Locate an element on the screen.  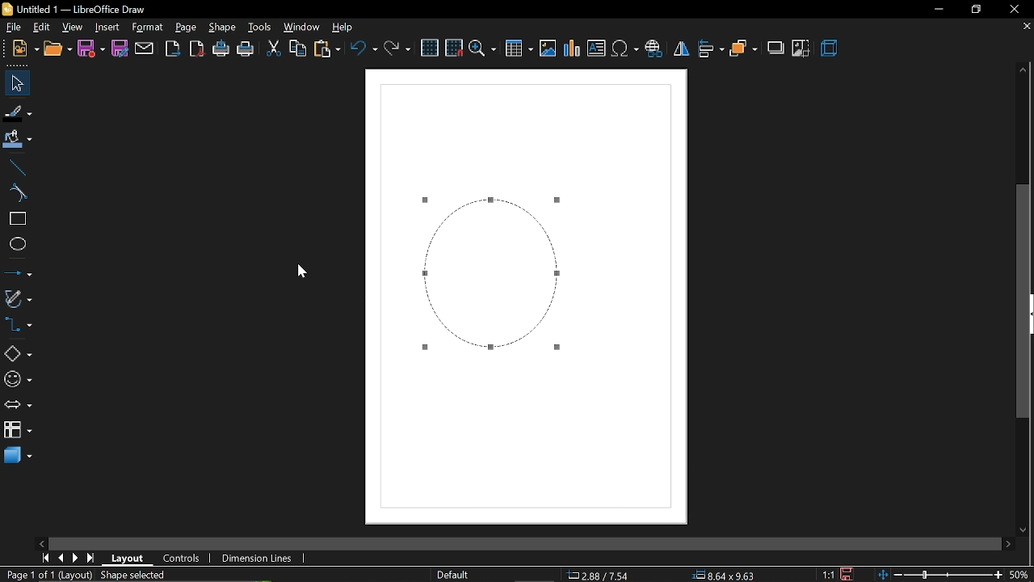
arrows is located at coordinates (18, 405).